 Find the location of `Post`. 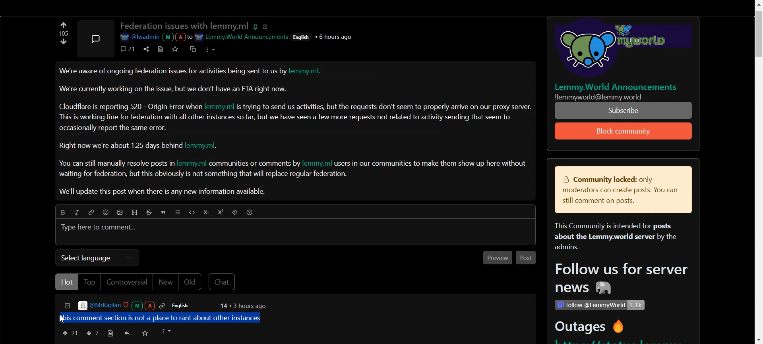

Post is located at coordinates (526, 258).